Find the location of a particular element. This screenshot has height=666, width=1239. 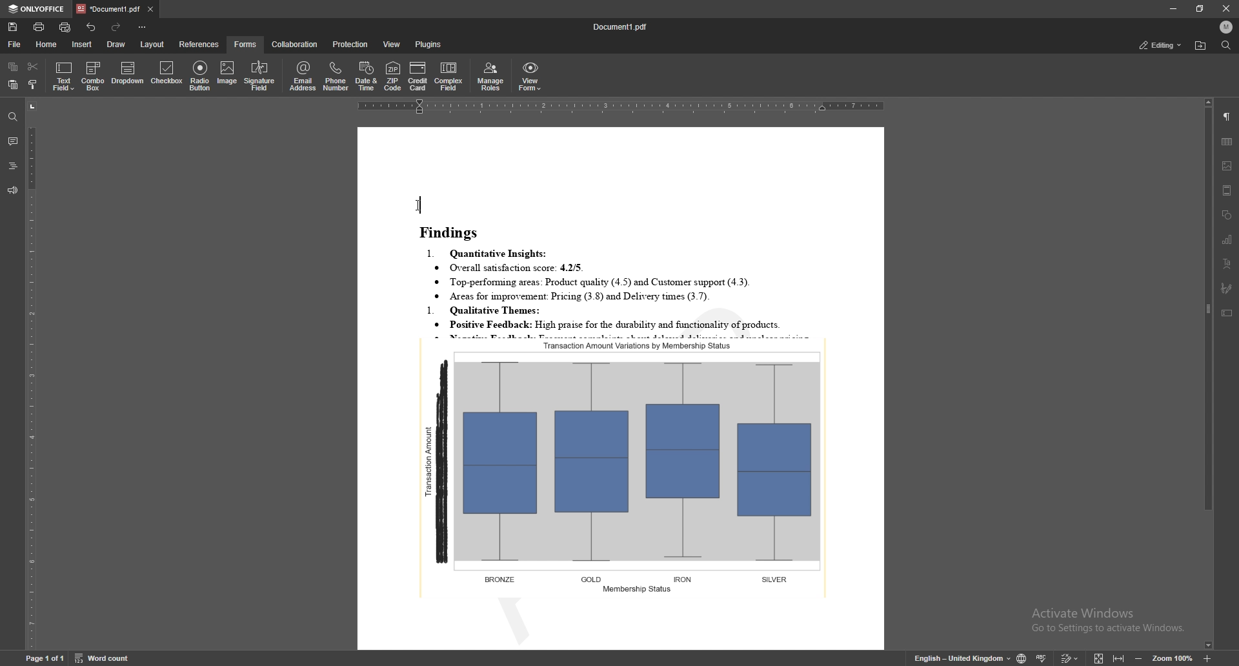

* Positive Feedback: High praise for the durability and functionality of products. is located at coordinates (629, 325).